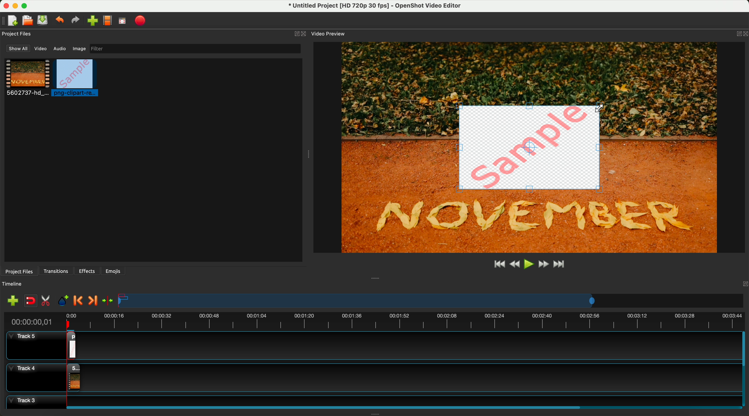 The height and width of the screenshot is (416, 749). Describe the element at coordinates (78, 49) in the screenshot. I see `image` at that location.